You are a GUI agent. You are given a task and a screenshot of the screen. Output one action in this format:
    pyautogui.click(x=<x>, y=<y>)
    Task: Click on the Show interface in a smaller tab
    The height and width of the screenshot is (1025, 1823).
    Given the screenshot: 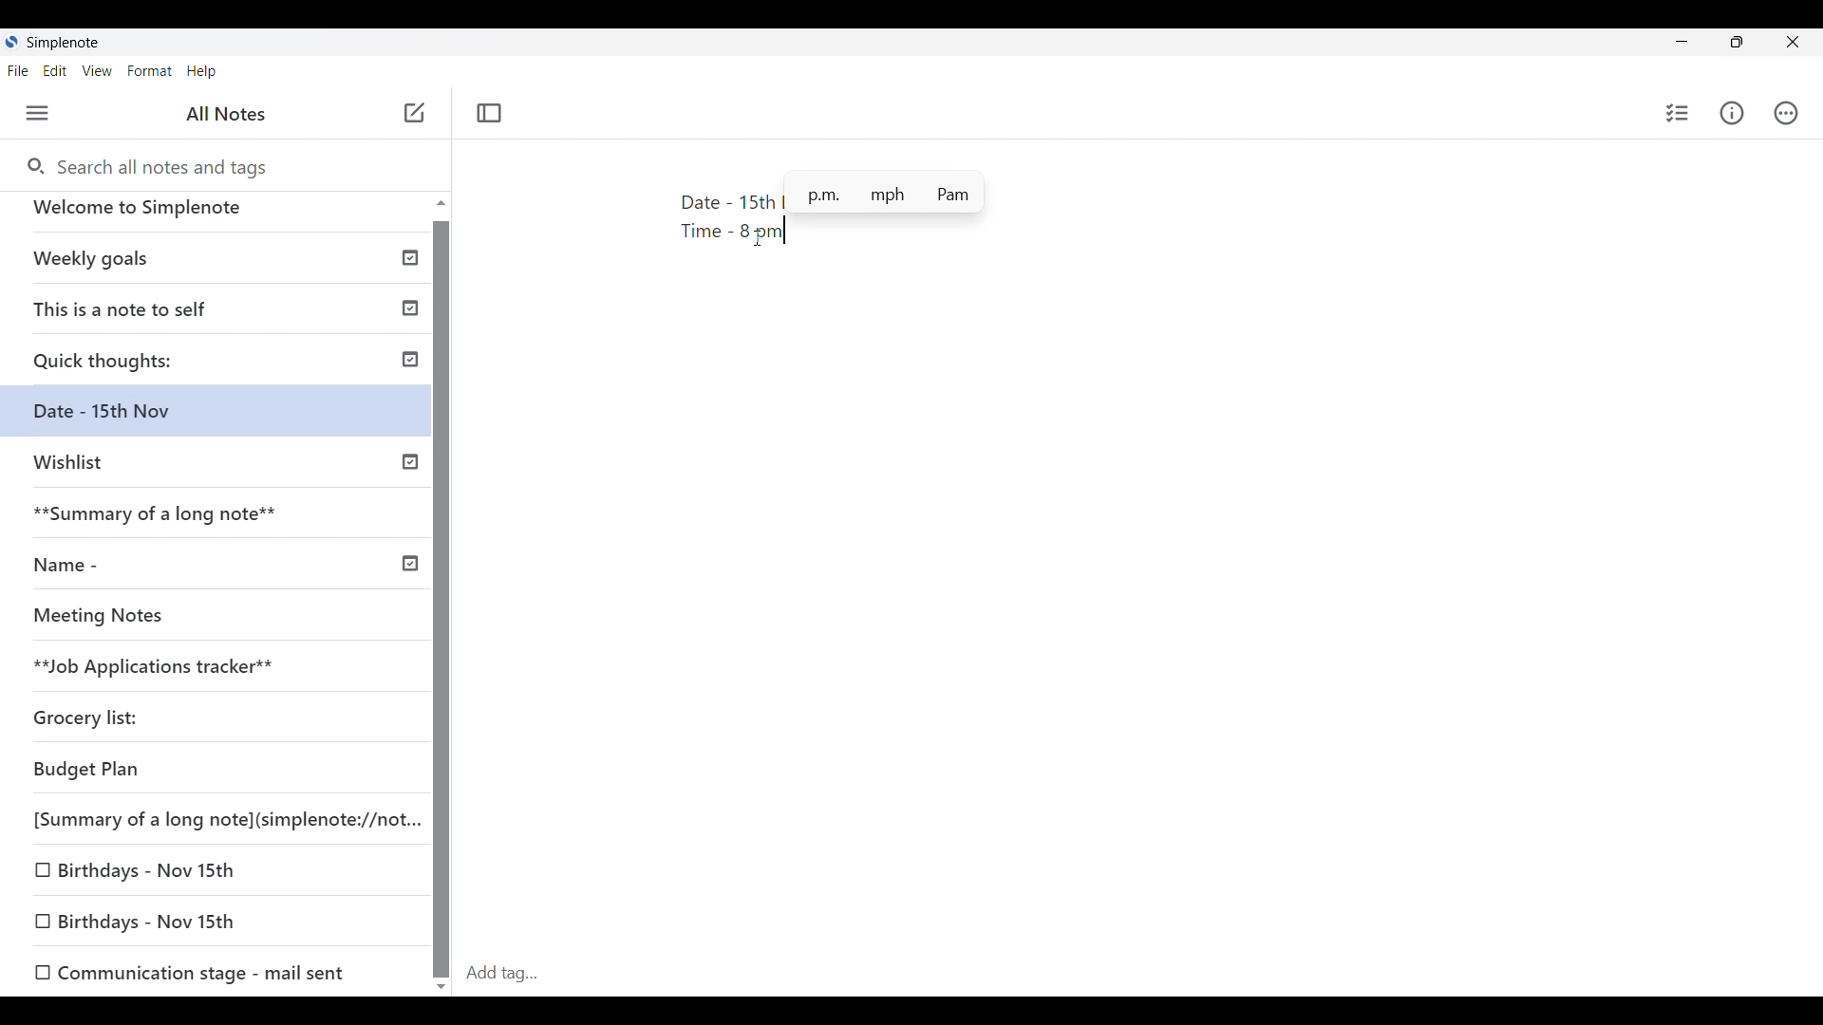 What is the action you would take?
    pyautogui.click(x=1737, y=42)
    